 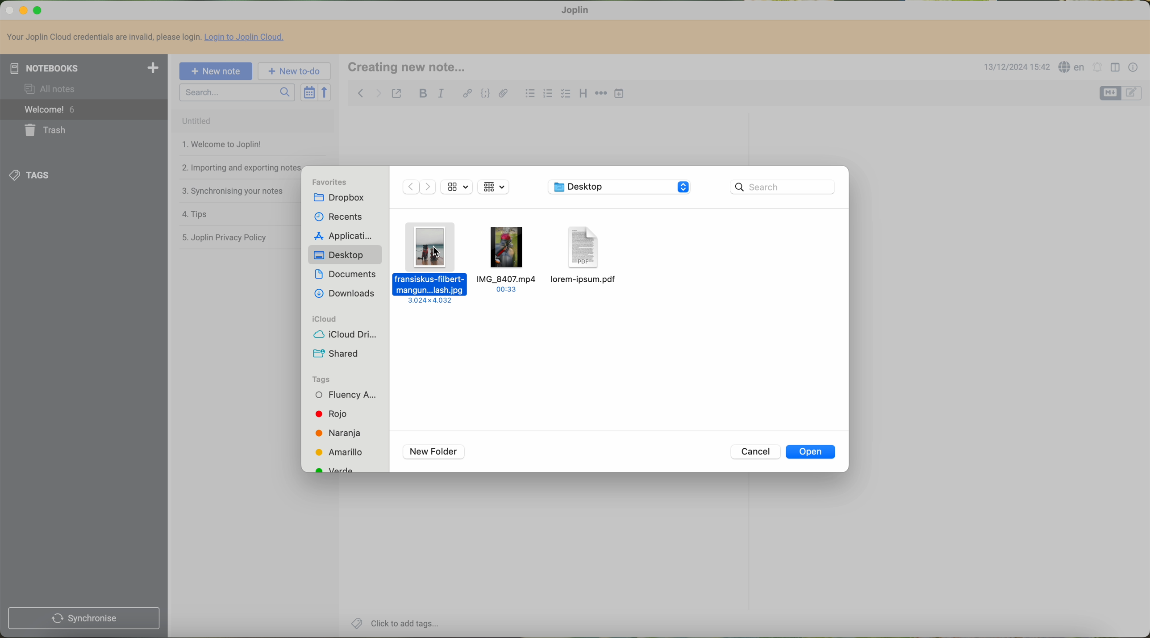 What do you see at coordinates (84, 110) in the screenshot?
I see `welcome` at bounding box center [84, 110].